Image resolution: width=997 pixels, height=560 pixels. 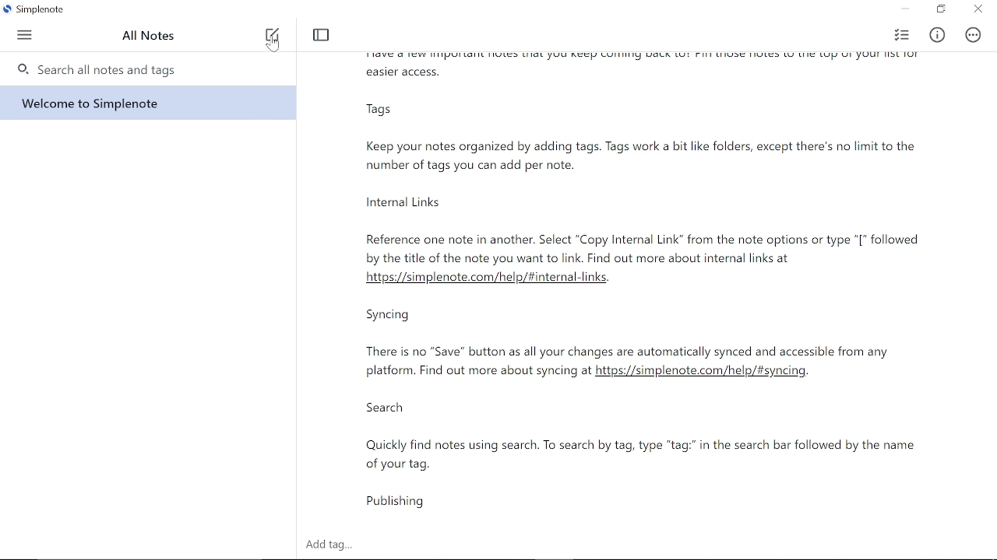 What do you see at coordinates (939, 34) in the screenshot?
I see `Info` at bounding box center [939, 34].